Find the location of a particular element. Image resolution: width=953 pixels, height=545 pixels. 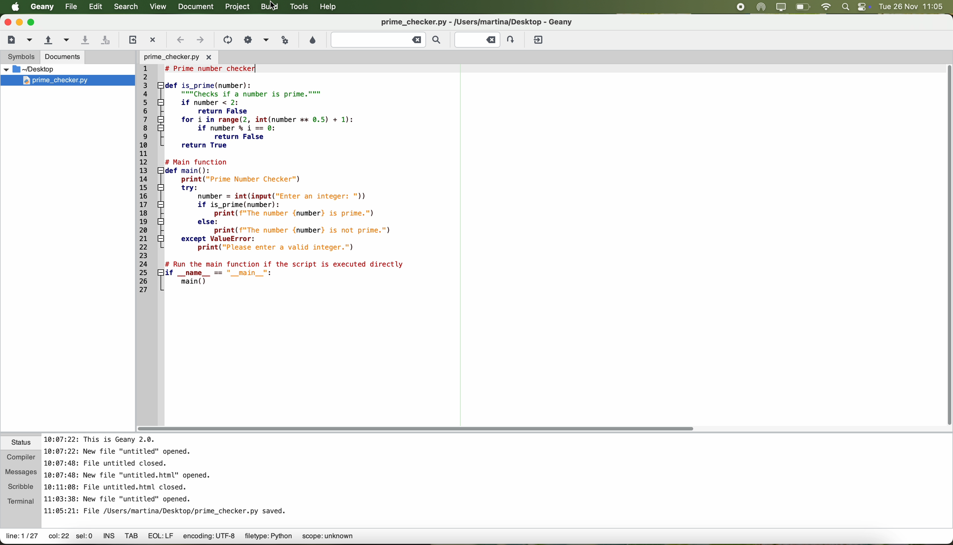

notes is located at coordinates (167, 474).